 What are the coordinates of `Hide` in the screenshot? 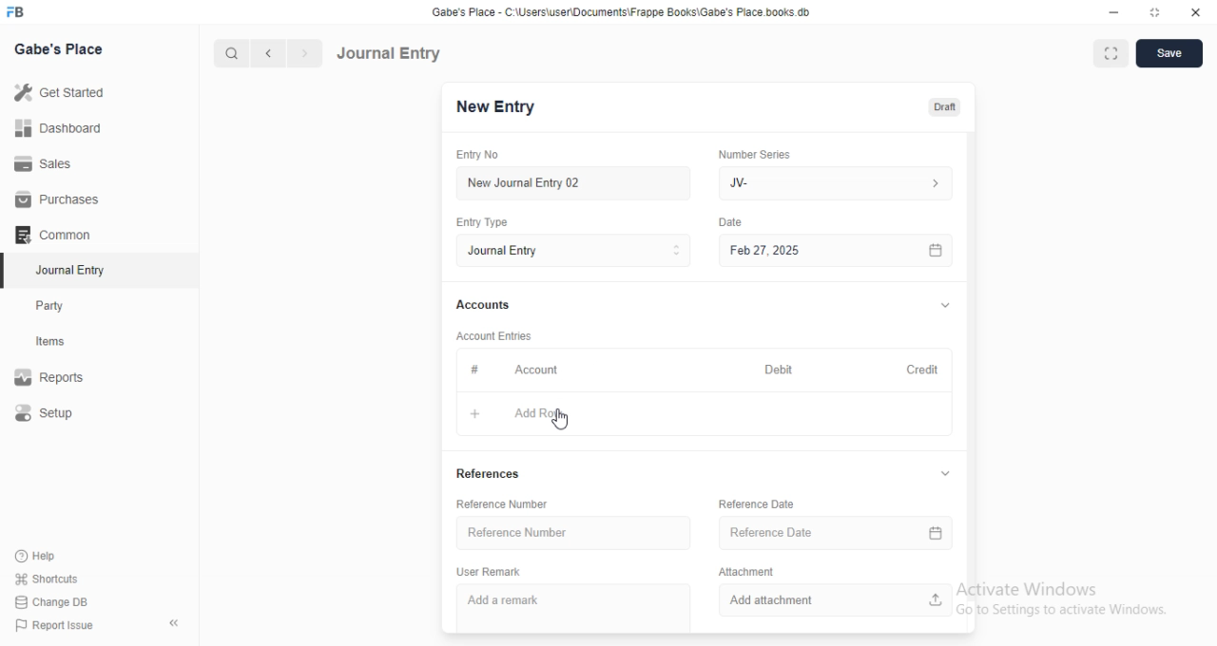 It's located at (945, 474).